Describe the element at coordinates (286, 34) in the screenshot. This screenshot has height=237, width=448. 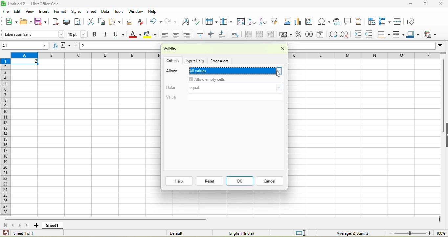
I see `format as currency` at that location.